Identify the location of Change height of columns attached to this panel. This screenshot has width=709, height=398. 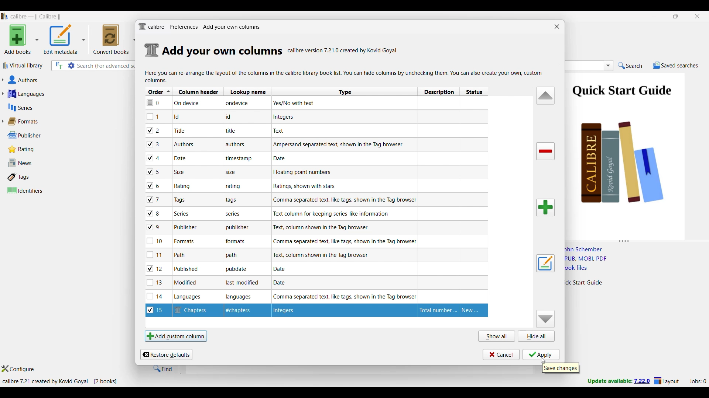
(637, 240).